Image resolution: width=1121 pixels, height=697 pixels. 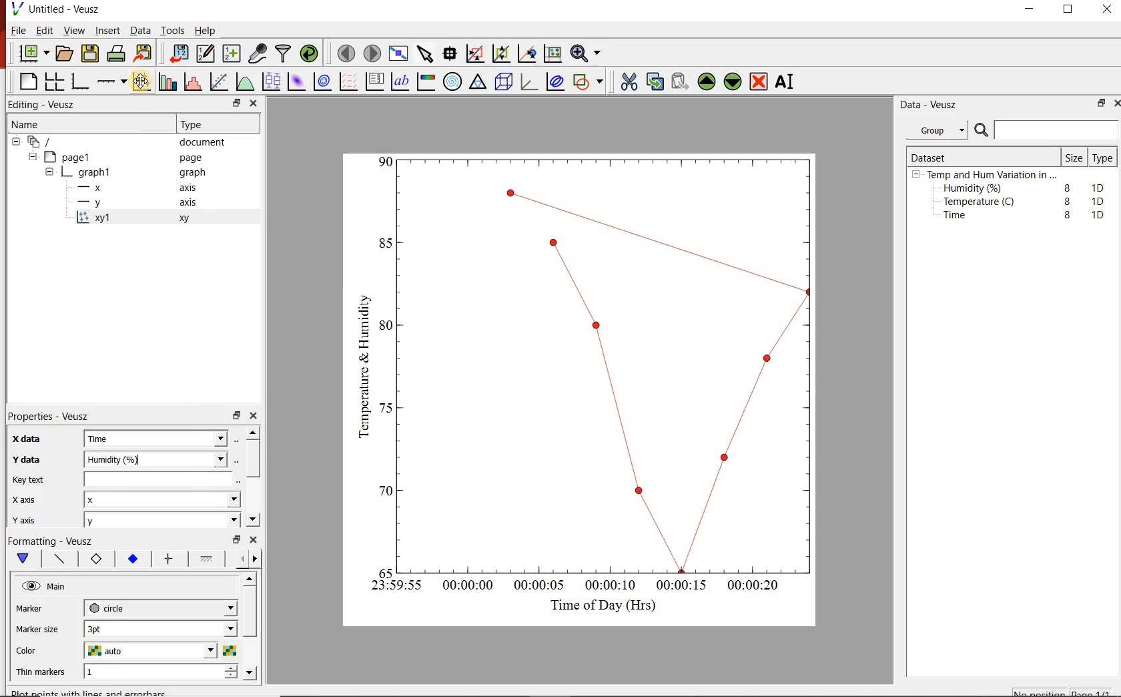 I want to click on 3pt, so click(x=110, y=628).